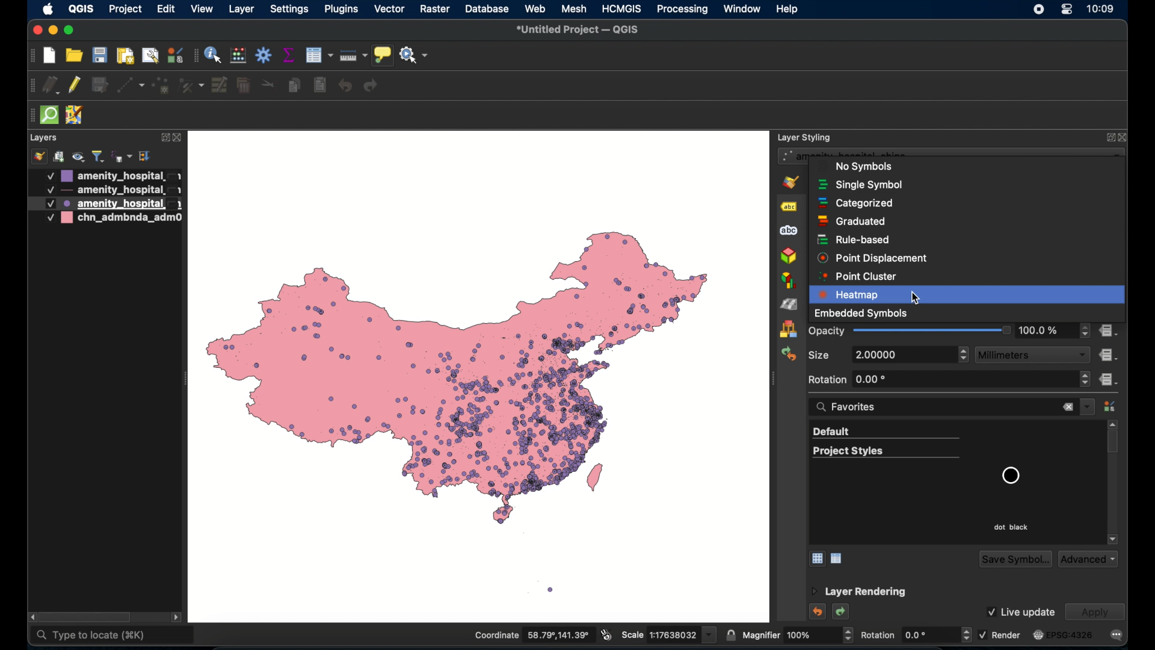 The image size is (1155, 650). What do you see at coordinates (622, 8) in the screenshot?
I see `HCMGIS` at bounding box center [622, 8].